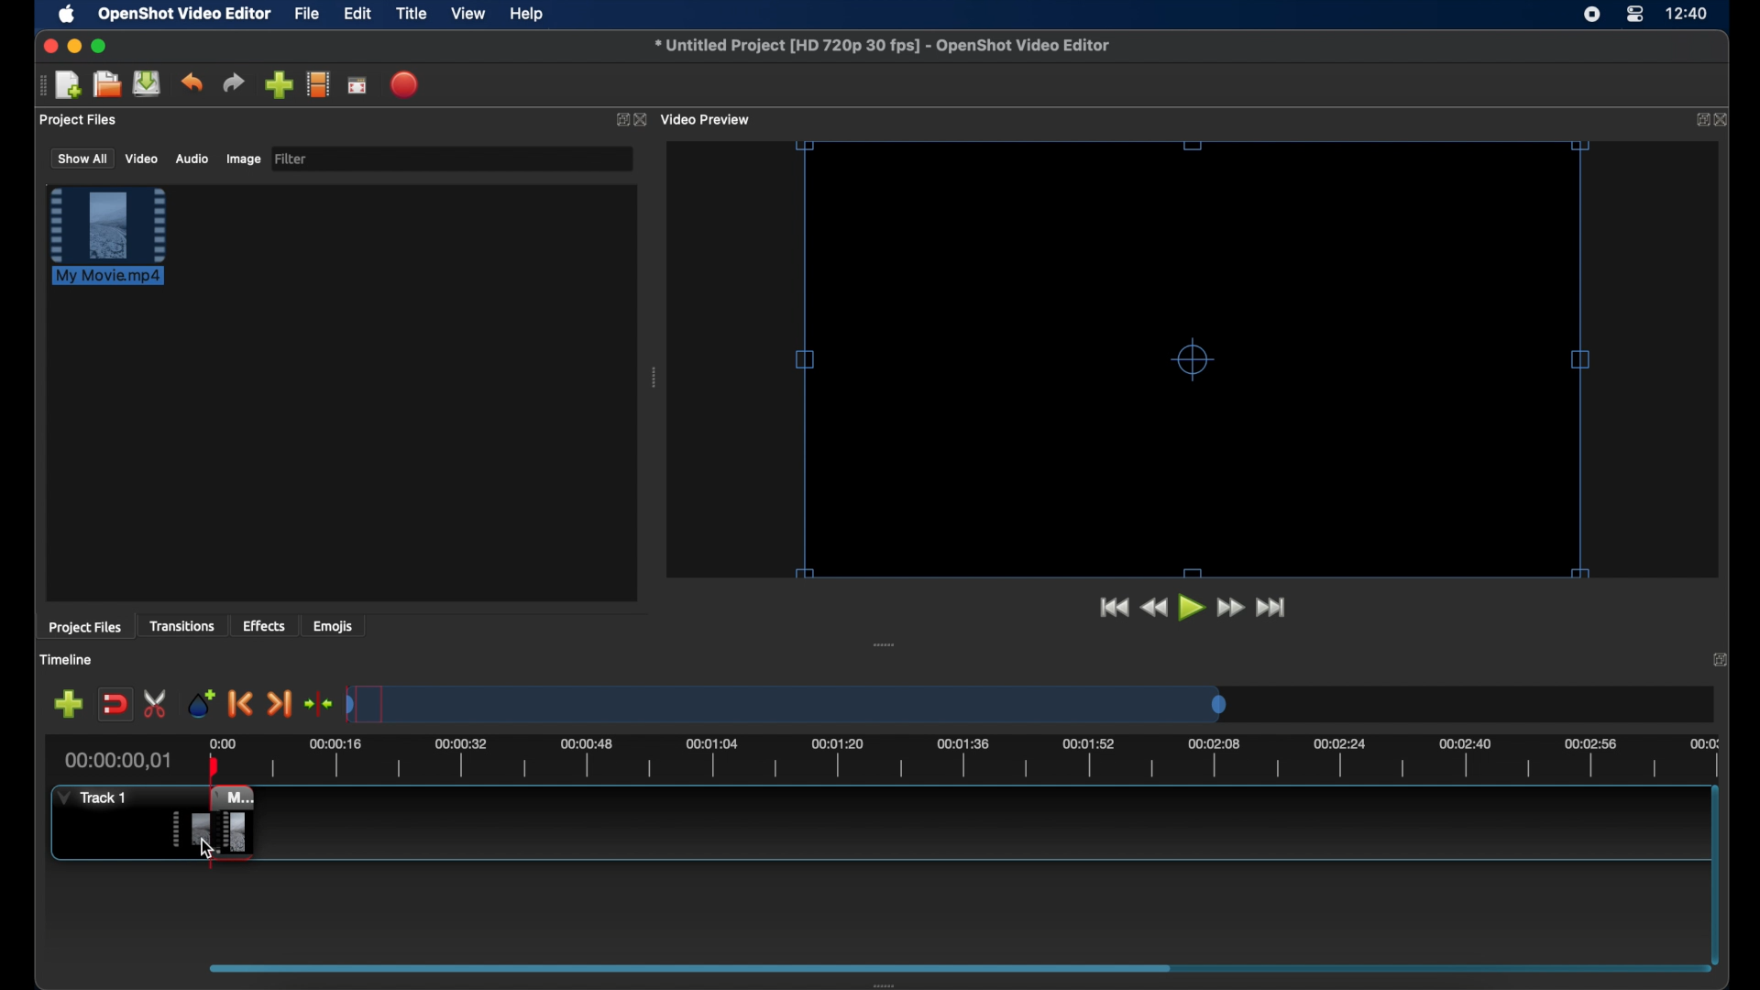  What do you see at coordinates (40, 85) in the screenshot?
I see `drag handle` at bounding box center [40, 85].